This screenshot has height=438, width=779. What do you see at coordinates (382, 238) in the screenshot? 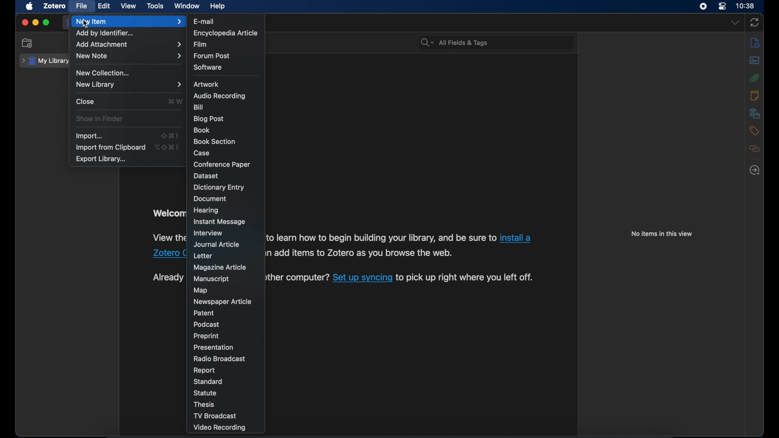
I see `to learn how to begin your library, and be sure to` at bounding box center [382, 238].